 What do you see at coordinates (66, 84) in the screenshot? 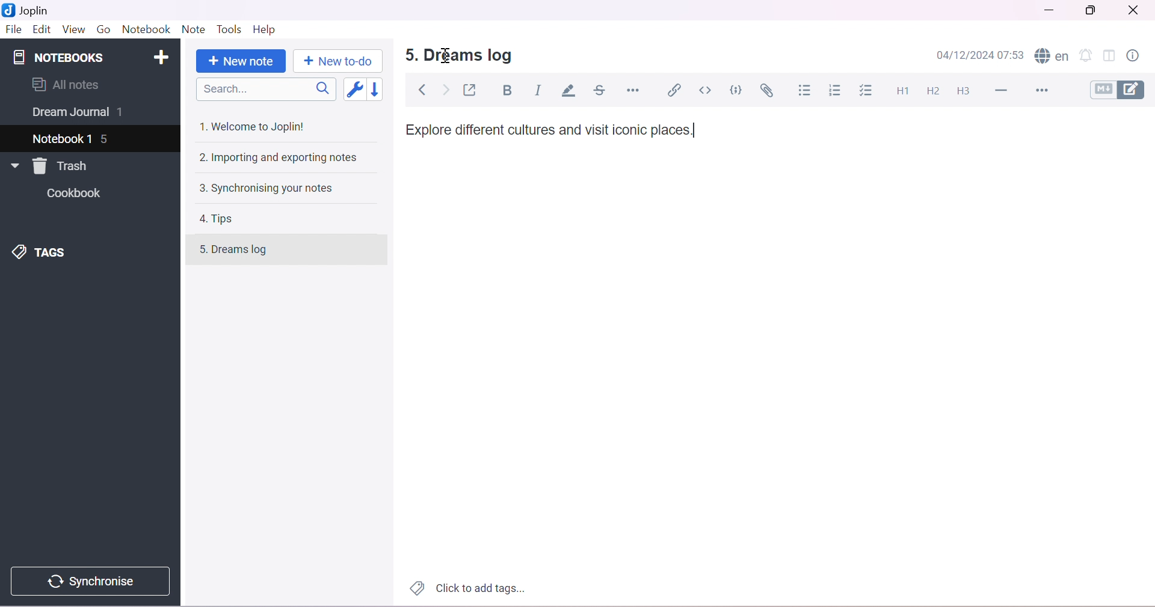
I see `All notes` at bounding box center [66, 84].